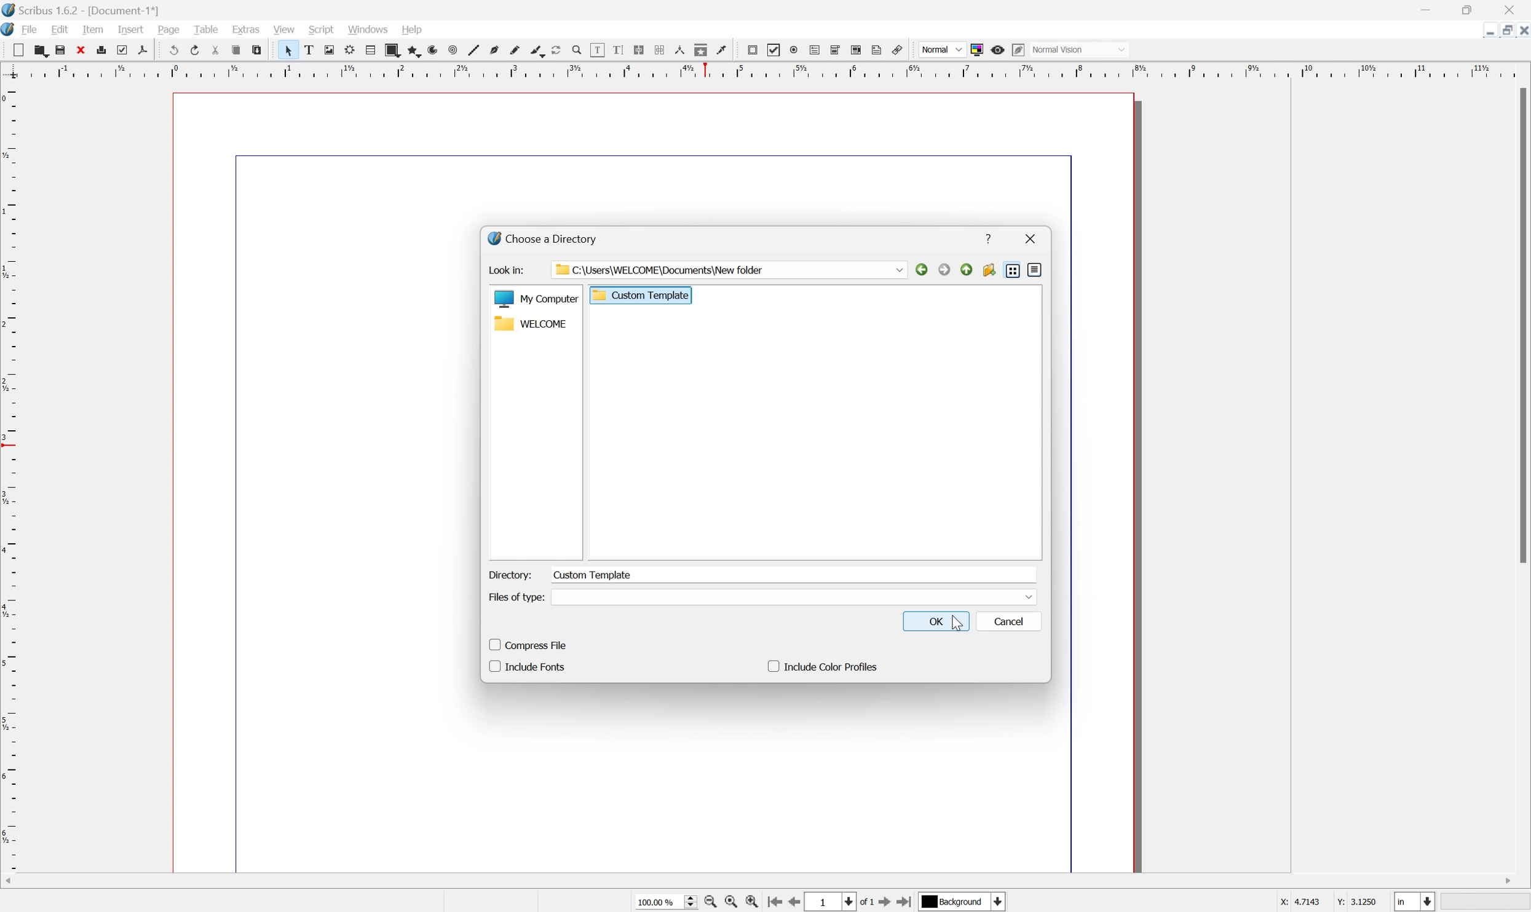 Image resolution: width=1531 pixels, height=912 pixels. Describe the element at coordinates (795, 903) in the screenshot. I see `Go to previous page` at that location.